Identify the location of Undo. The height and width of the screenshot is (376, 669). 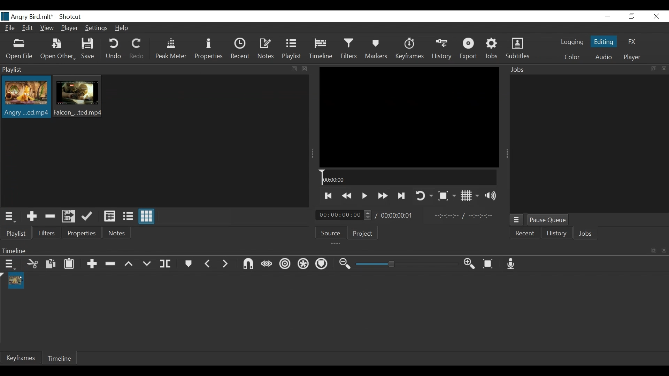
(113, 50).